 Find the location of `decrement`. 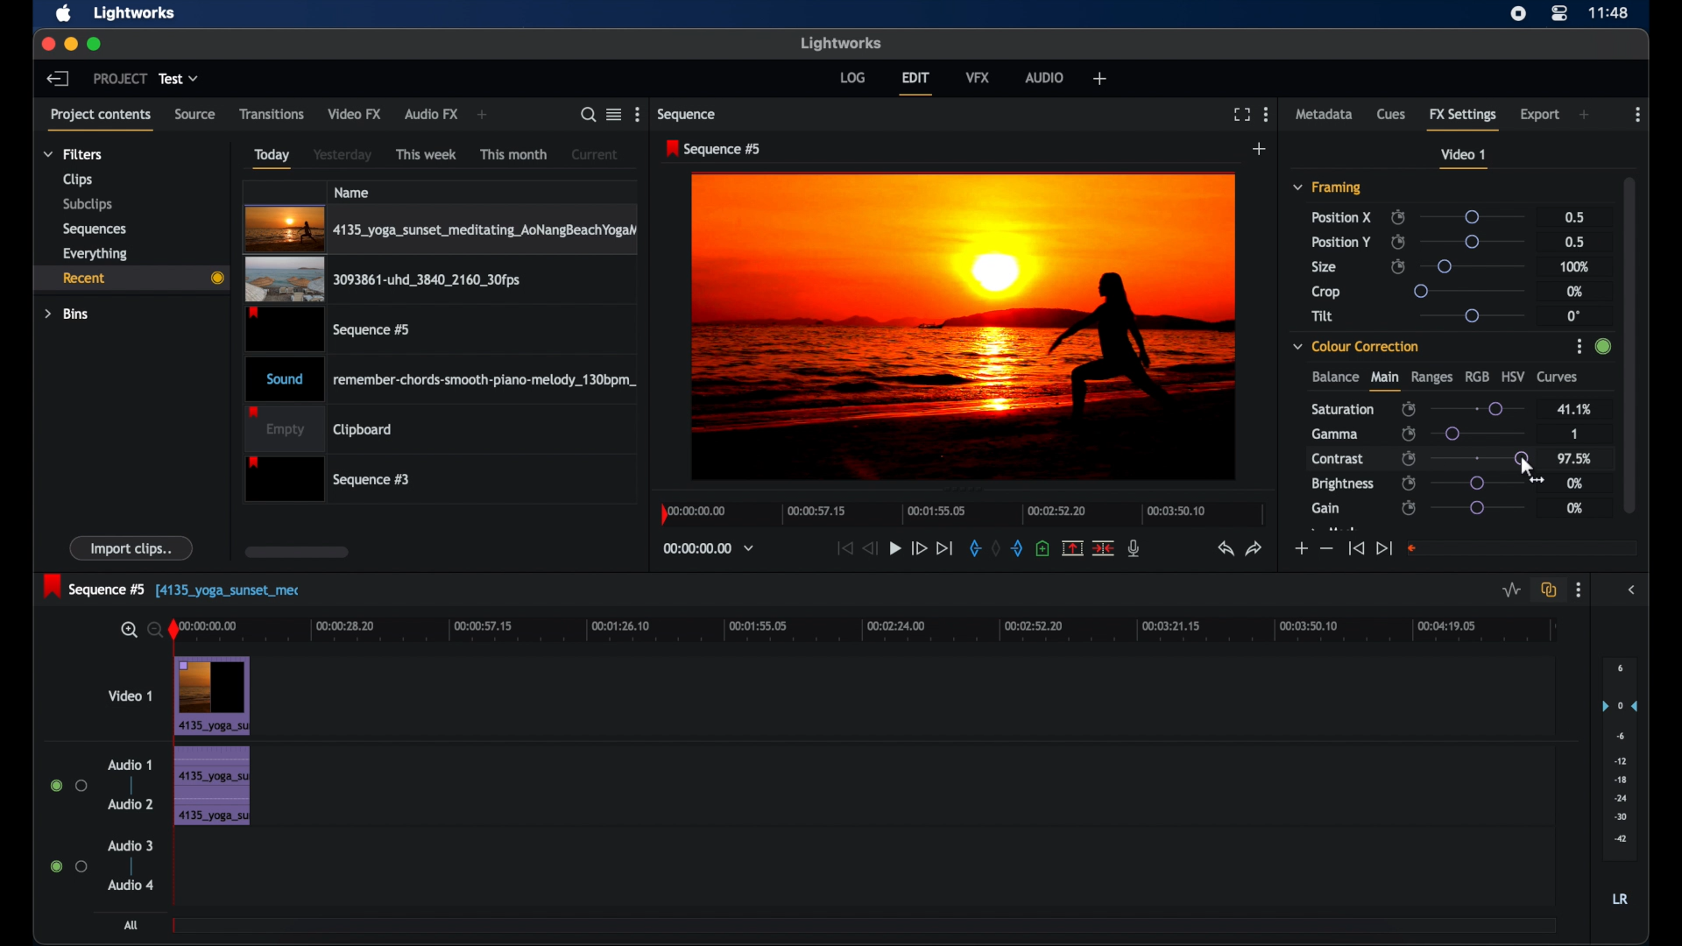

decrement is located at coordinates (1326, 549).